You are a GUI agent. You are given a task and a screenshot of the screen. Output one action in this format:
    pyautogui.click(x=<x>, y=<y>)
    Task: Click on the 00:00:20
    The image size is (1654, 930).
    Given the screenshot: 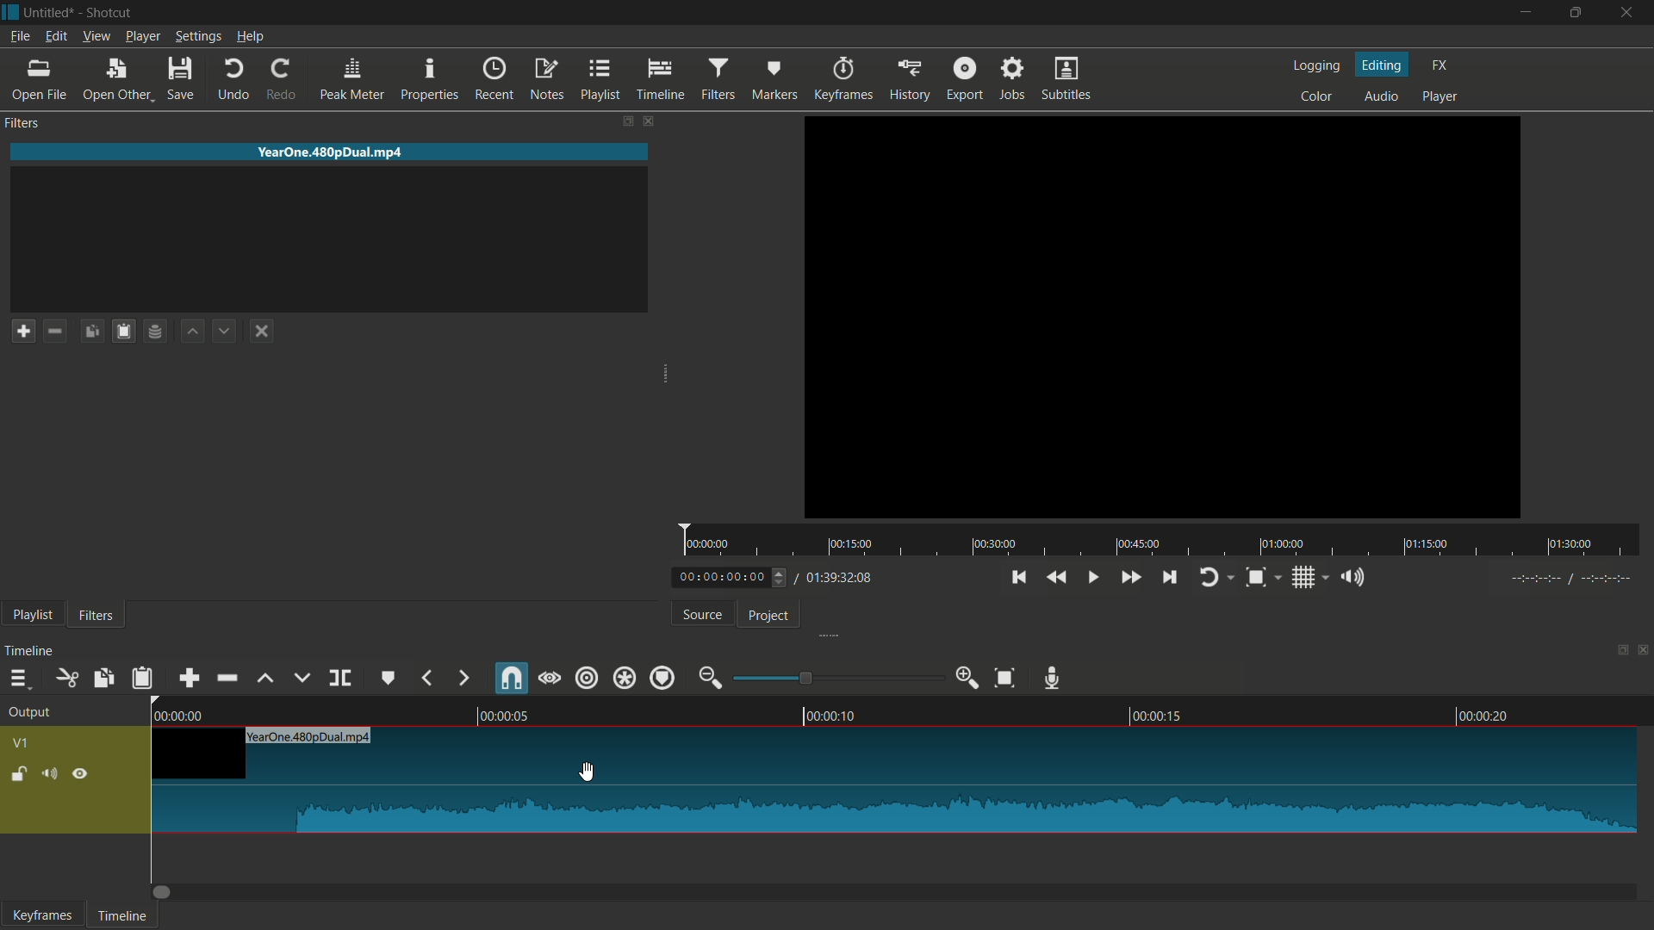 What is the action you would take?
    pyautogui.click(x=1484, y=716)
    